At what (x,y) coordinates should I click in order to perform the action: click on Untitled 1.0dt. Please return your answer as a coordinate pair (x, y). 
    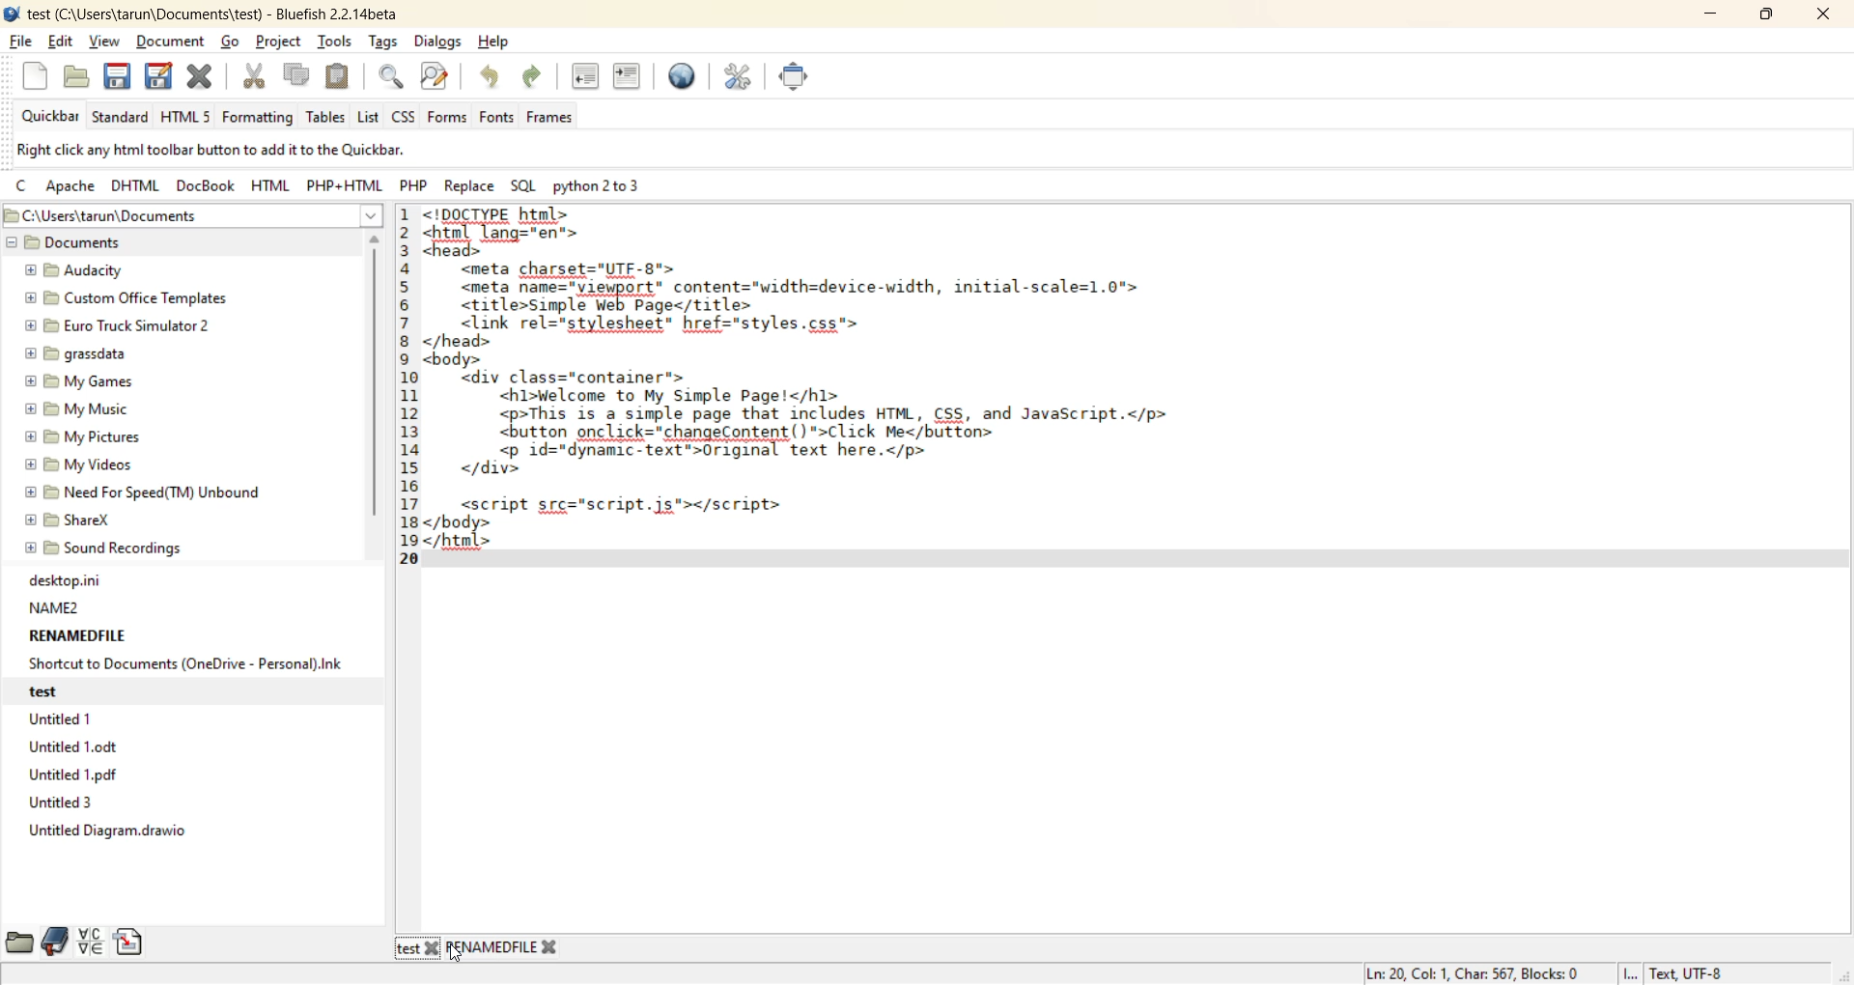
    Looking at the image, I should click on (90, 746).